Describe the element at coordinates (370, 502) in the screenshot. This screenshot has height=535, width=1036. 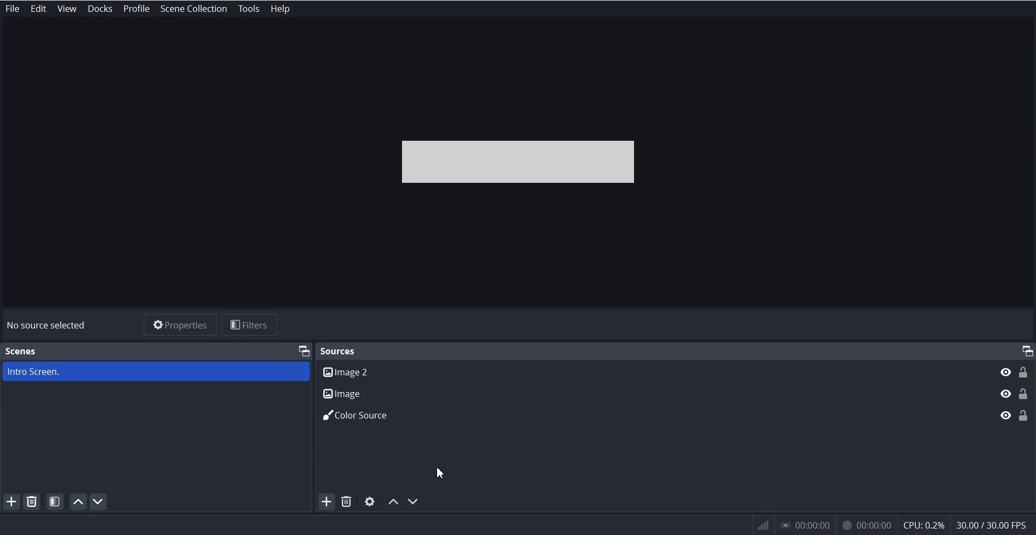
I see `Open source properties` at that location.